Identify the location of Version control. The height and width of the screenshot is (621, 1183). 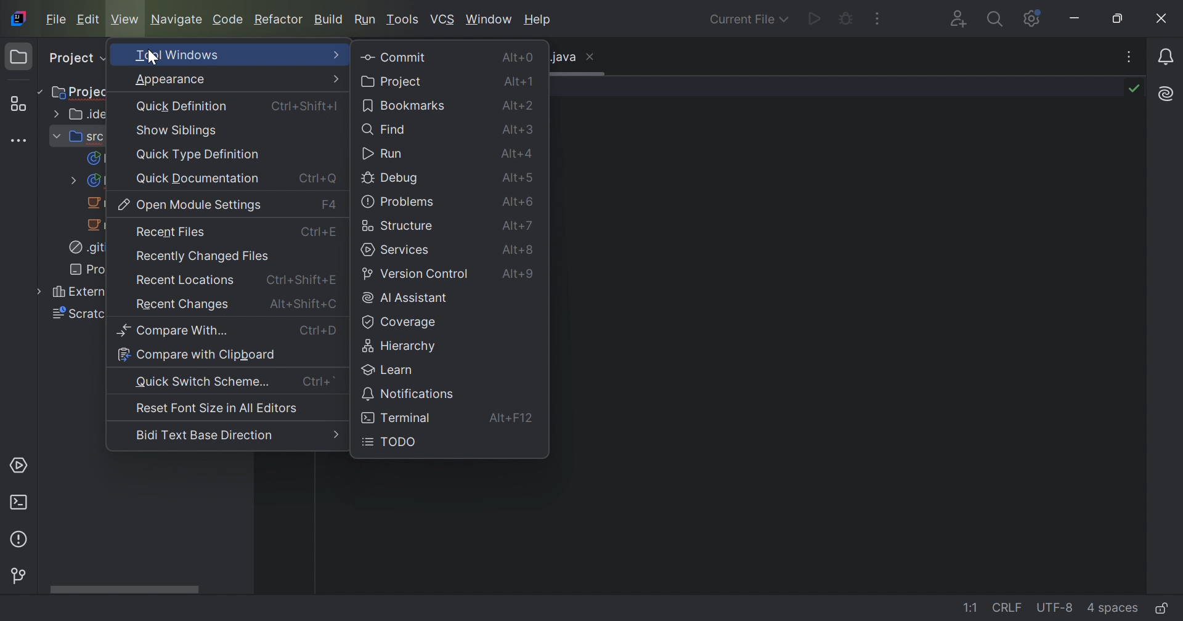
(21, 577).